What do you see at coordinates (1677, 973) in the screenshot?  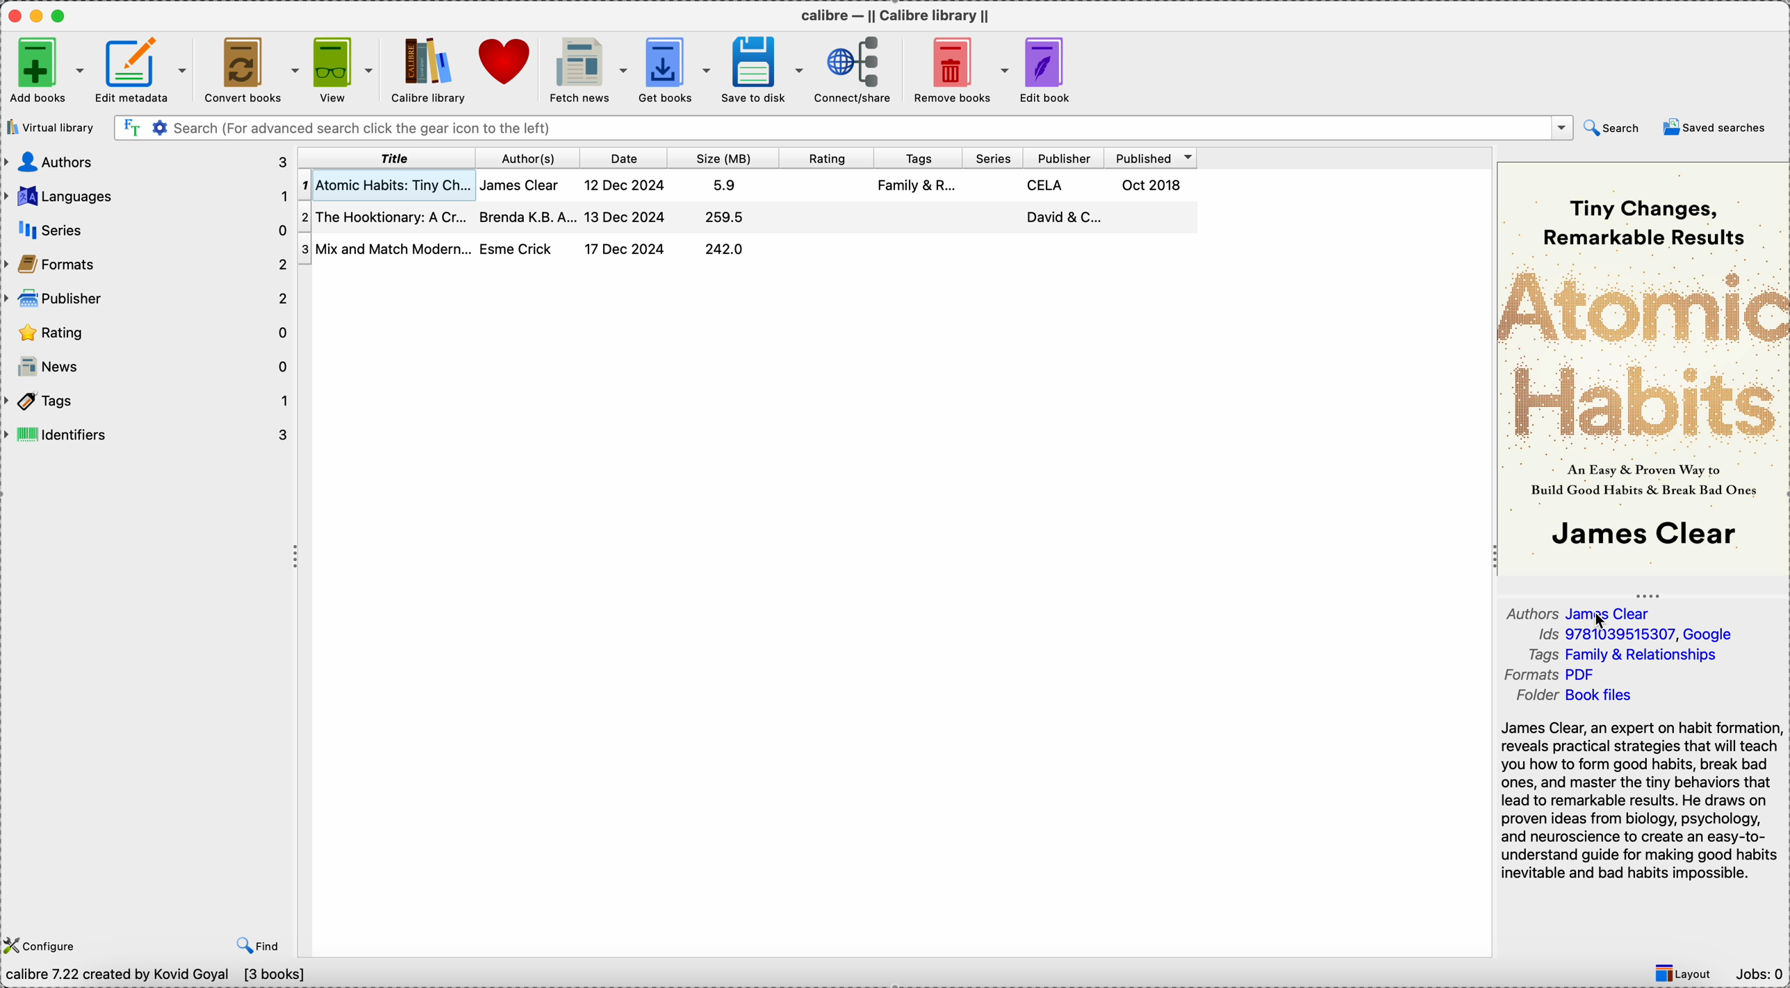 I see `layout` at bounding box center [1677, 973].